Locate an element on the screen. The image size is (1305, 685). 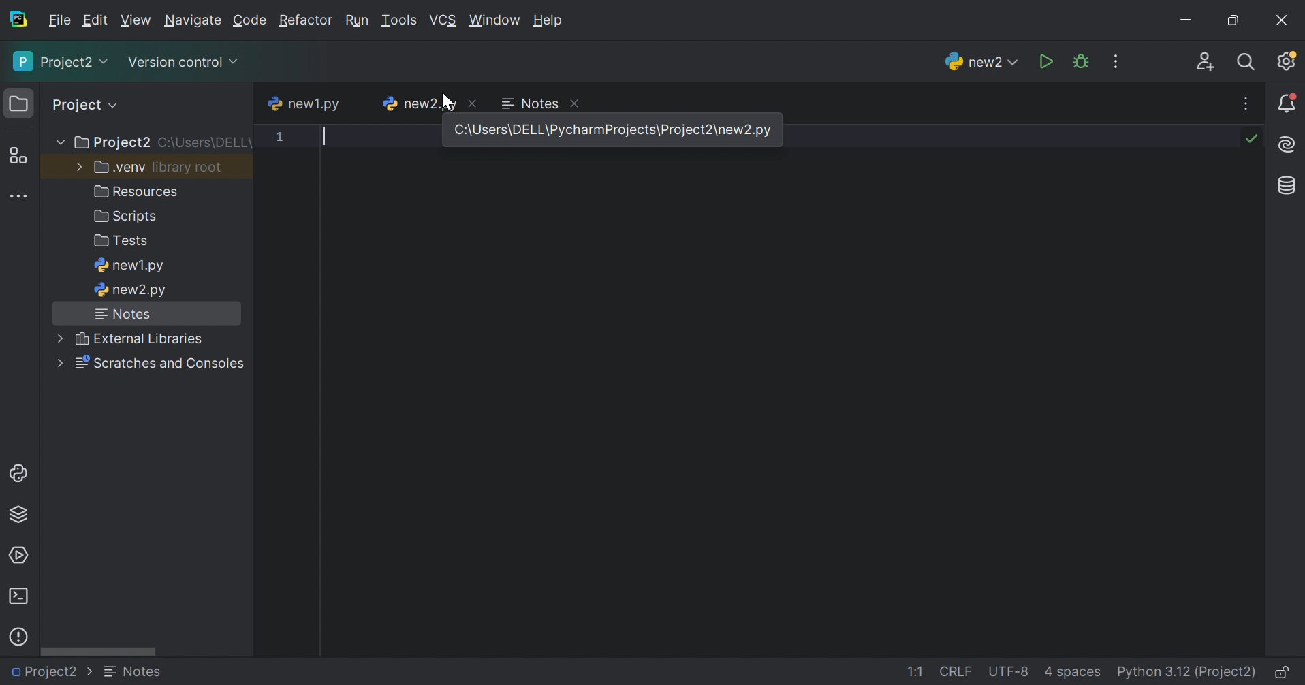
Project2 is located at coordinates (110, 144).